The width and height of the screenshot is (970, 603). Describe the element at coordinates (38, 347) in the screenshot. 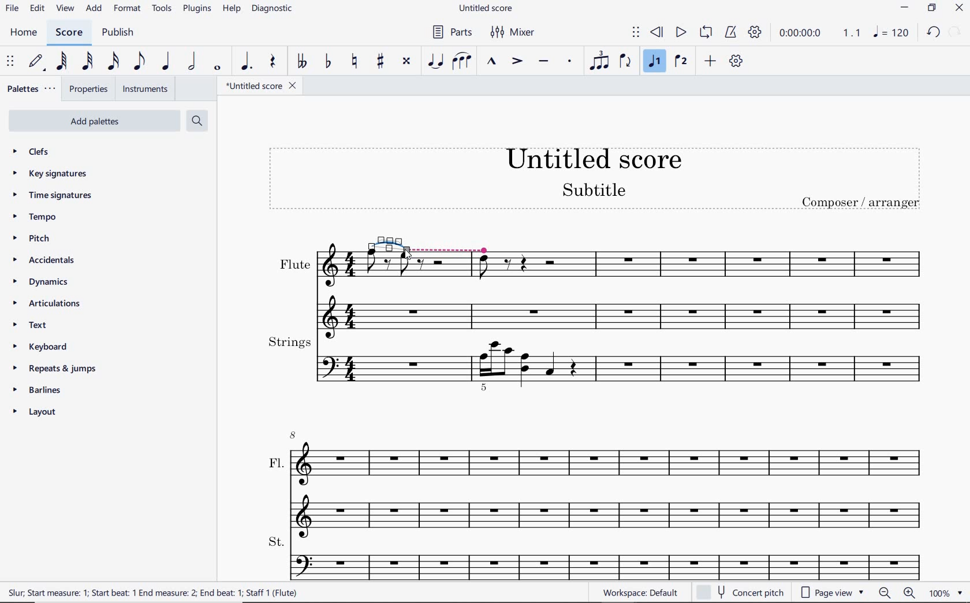

I see `keyboard` at that location.